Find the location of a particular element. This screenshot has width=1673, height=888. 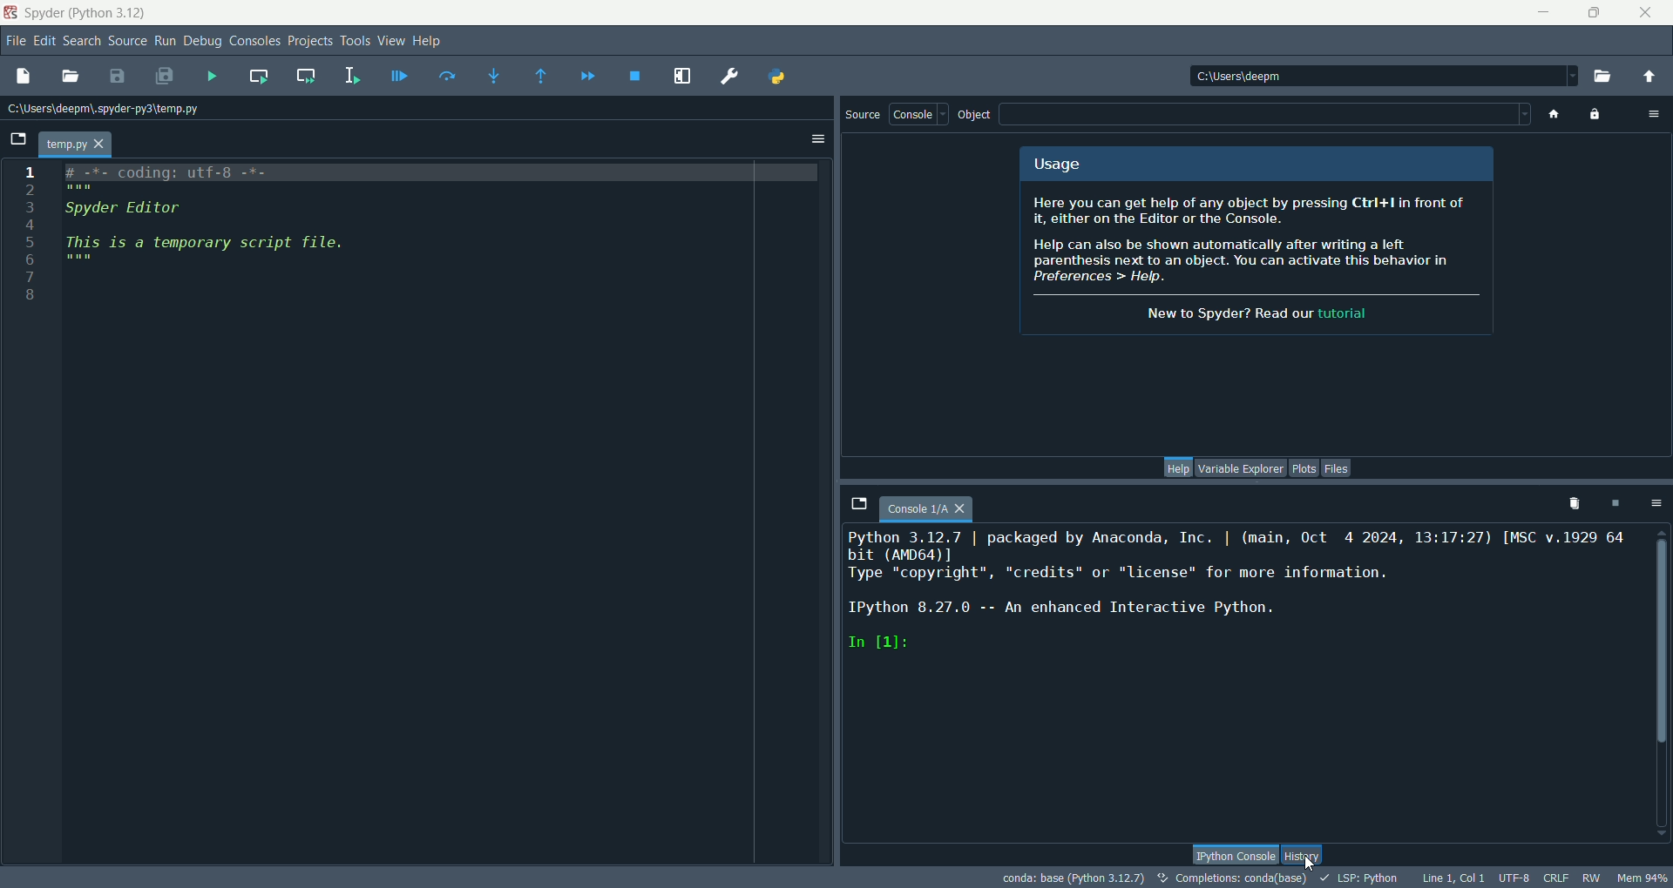

help is located at coordinates (430, 40).